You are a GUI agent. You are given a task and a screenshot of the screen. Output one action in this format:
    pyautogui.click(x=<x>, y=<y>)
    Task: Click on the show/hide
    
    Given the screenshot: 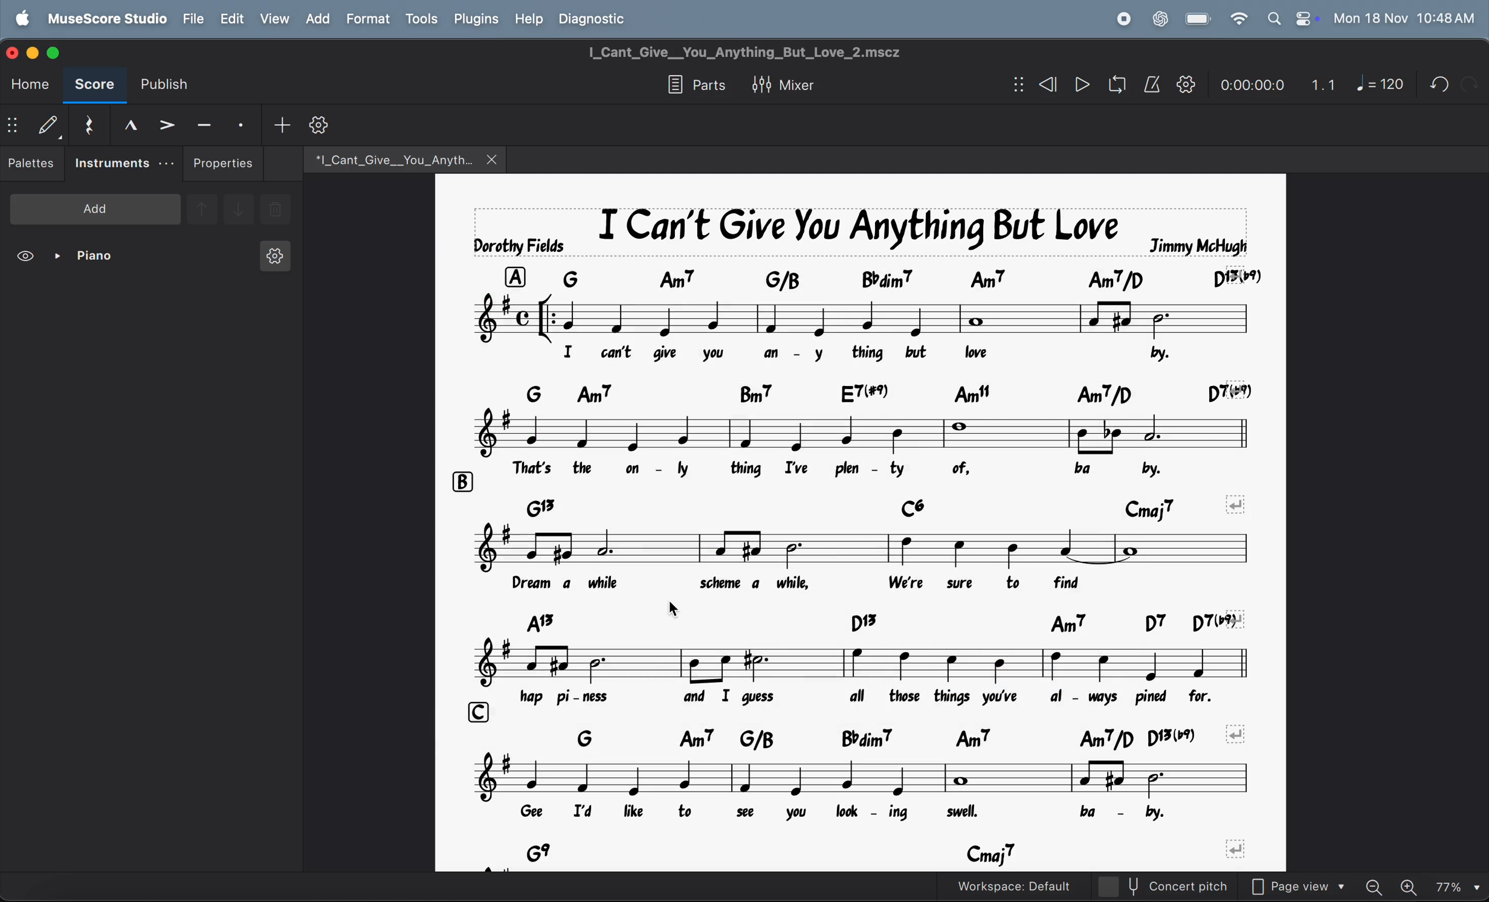 What is the action you would take?
    pyautogui.click(x=13, y=127)
    